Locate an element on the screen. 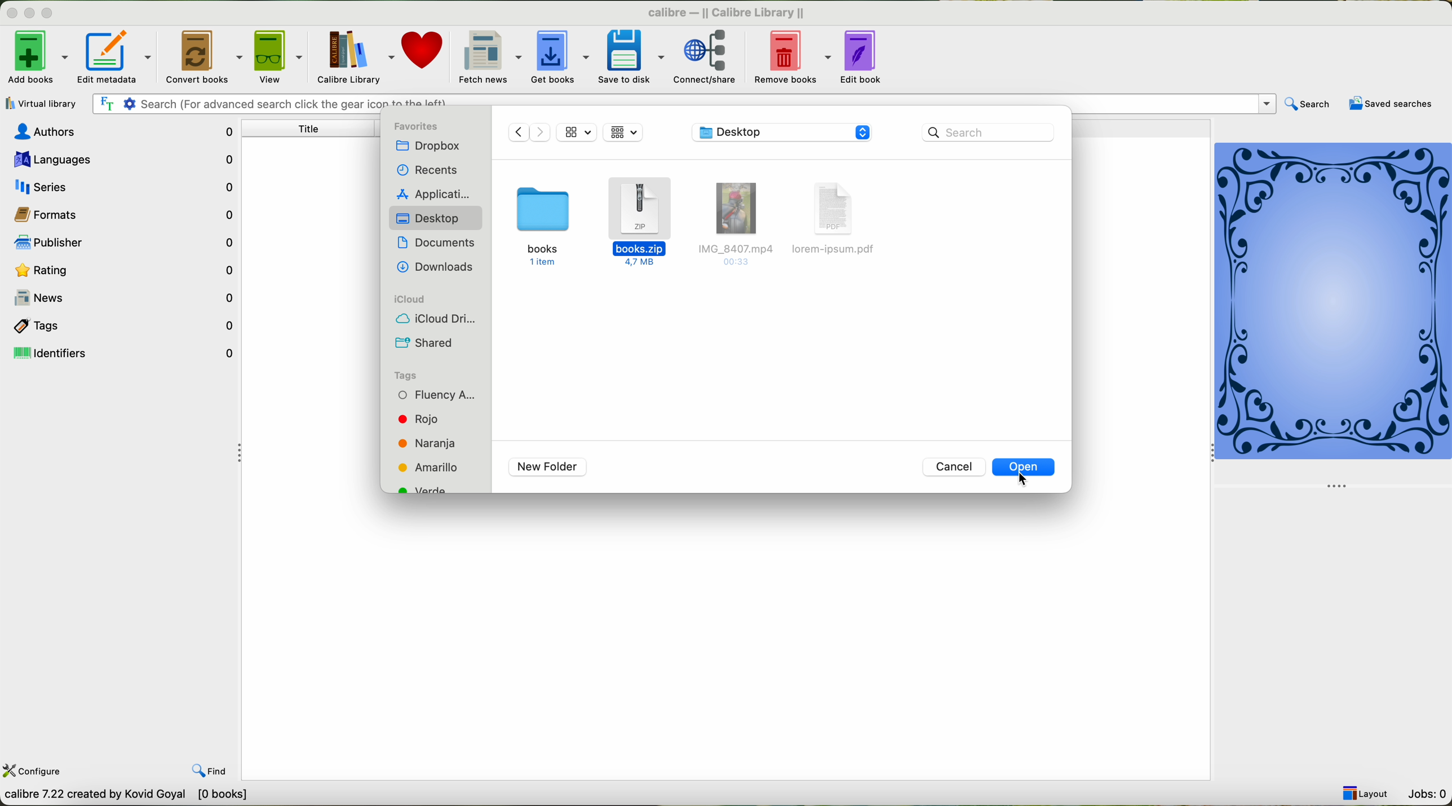 Image resolution: width=1452 pixels, height=806 pixels. IMG_8407.mp4 is located at coordinates (732, 222).